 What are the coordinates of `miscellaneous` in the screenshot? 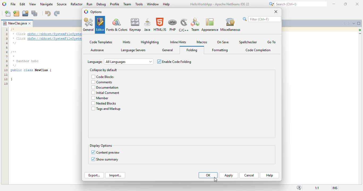 It's located at (230, 24).